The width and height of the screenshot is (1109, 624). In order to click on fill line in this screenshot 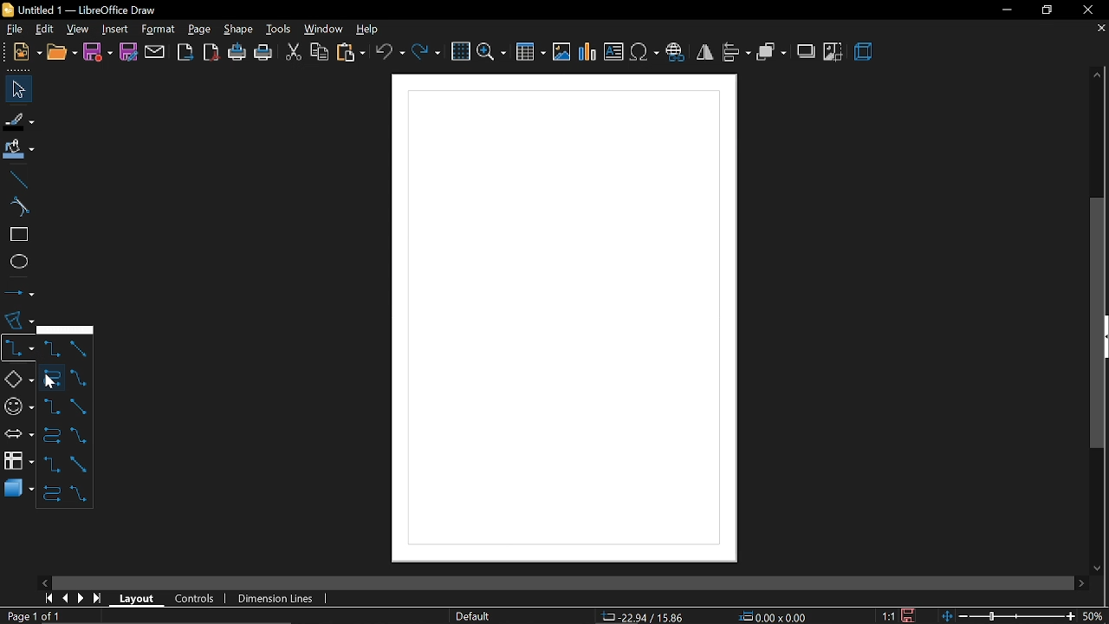, I will do `click(20, 120)`.